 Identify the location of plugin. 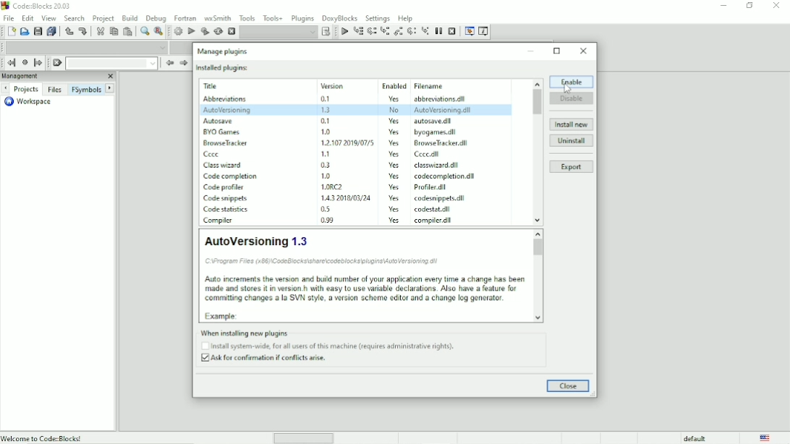
(221, 131).